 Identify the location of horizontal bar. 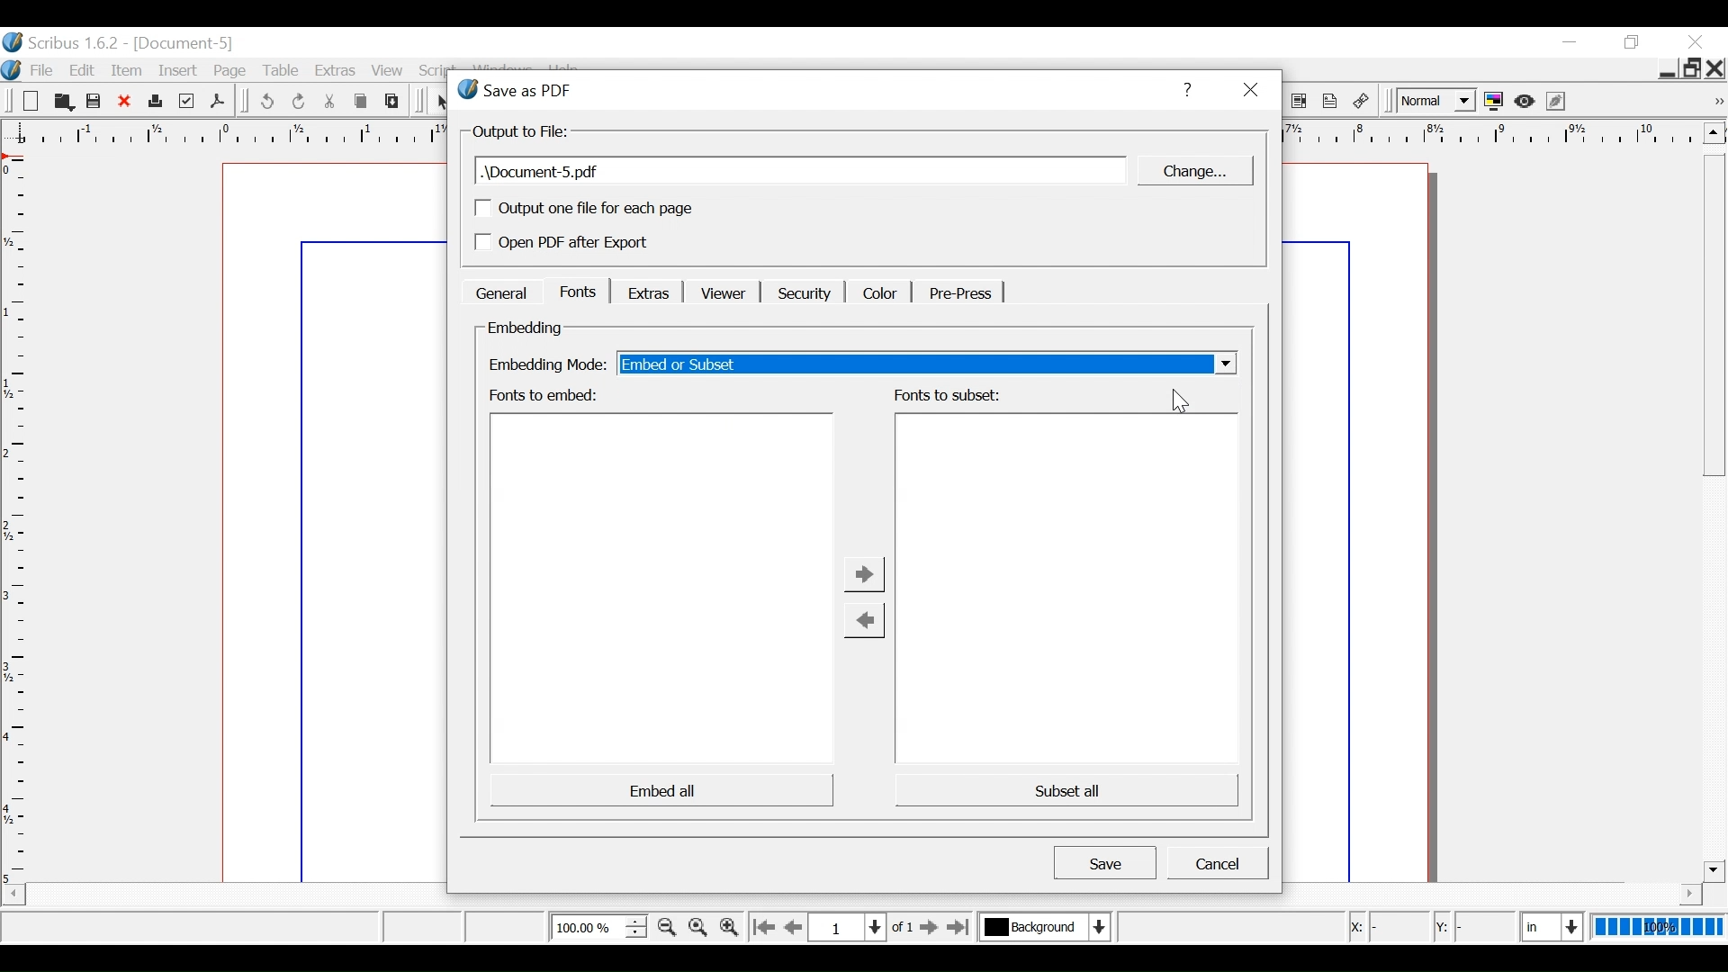
(1666, 894).